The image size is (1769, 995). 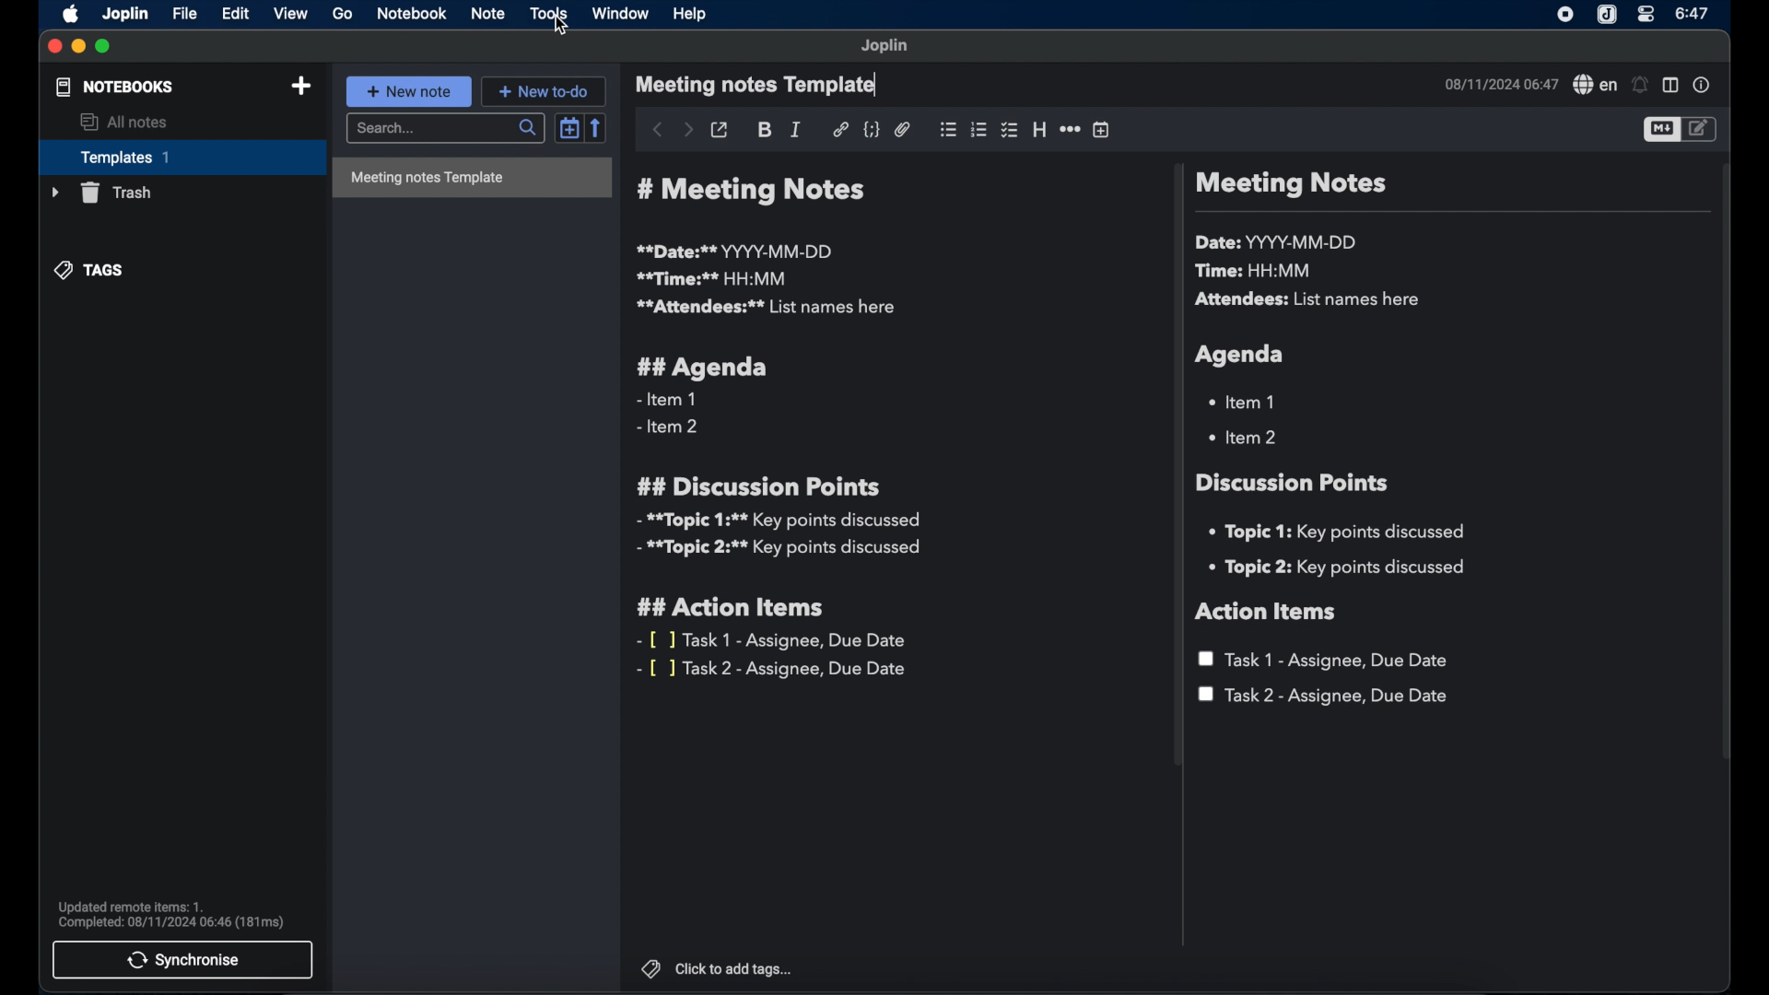 I want to click on **topic 2:** key points discussed, so click(x=780, y=551).